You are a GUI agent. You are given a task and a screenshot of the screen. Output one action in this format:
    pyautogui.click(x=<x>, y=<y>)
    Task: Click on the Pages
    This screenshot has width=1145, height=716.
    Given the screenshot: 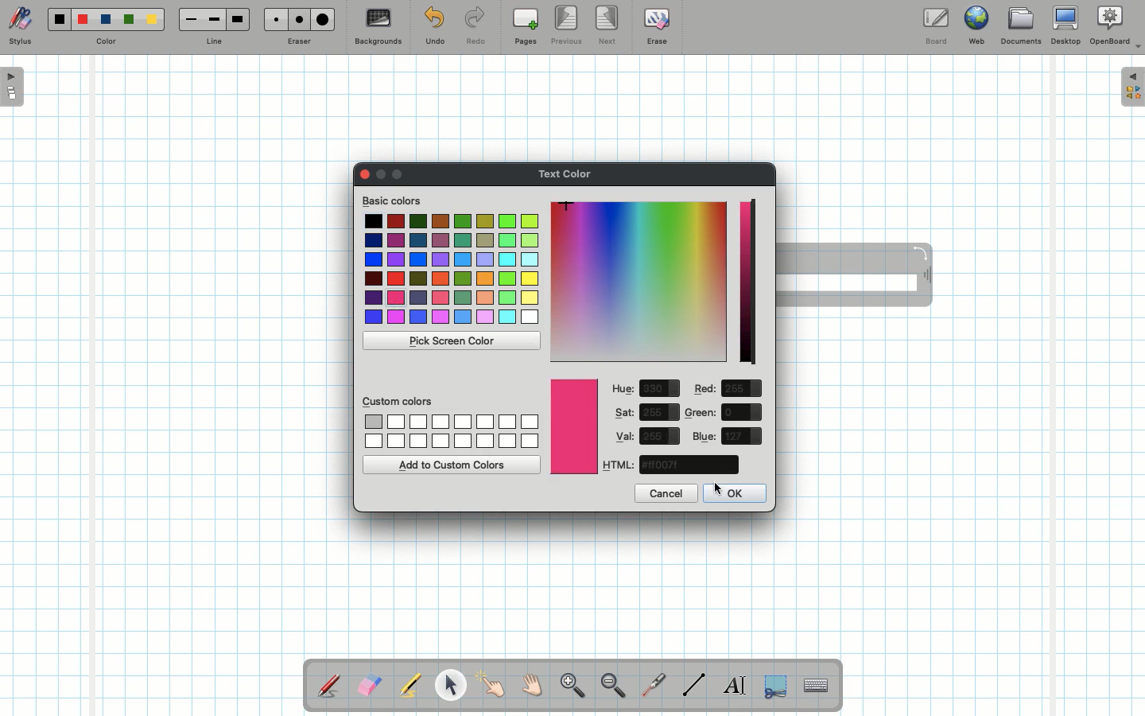 What is the action you would take?
    pyautogui.click(x=526, y=28)
    